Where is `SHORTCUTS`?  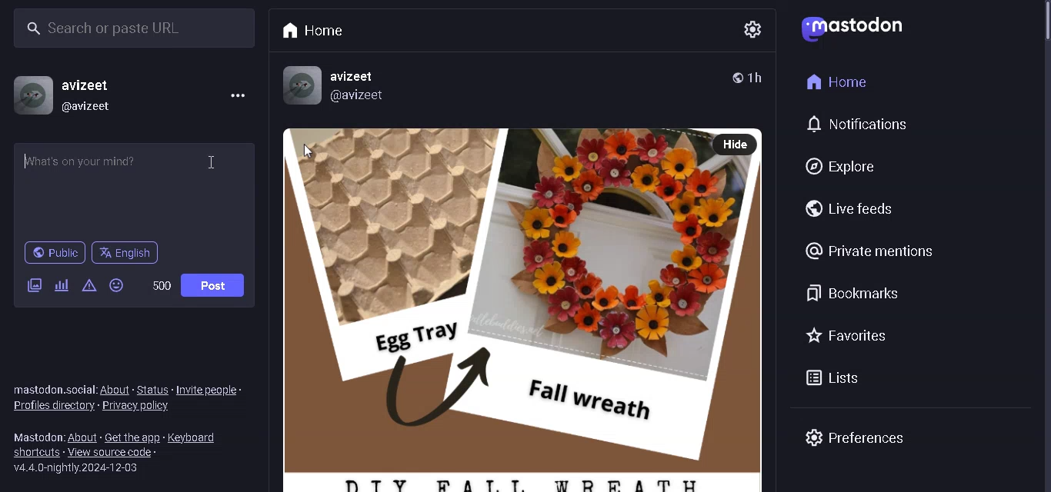 SHORTCUTS is located at coordinates (36, 454).